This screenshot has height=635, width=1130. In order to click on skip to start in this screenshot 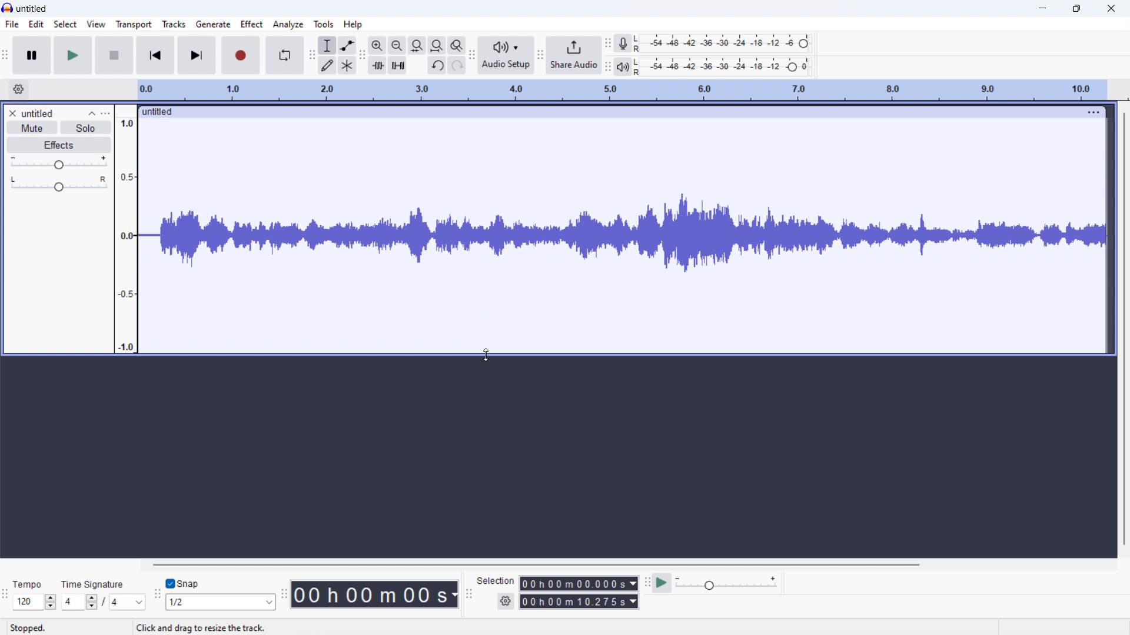, I will do `click(156, 55)`.